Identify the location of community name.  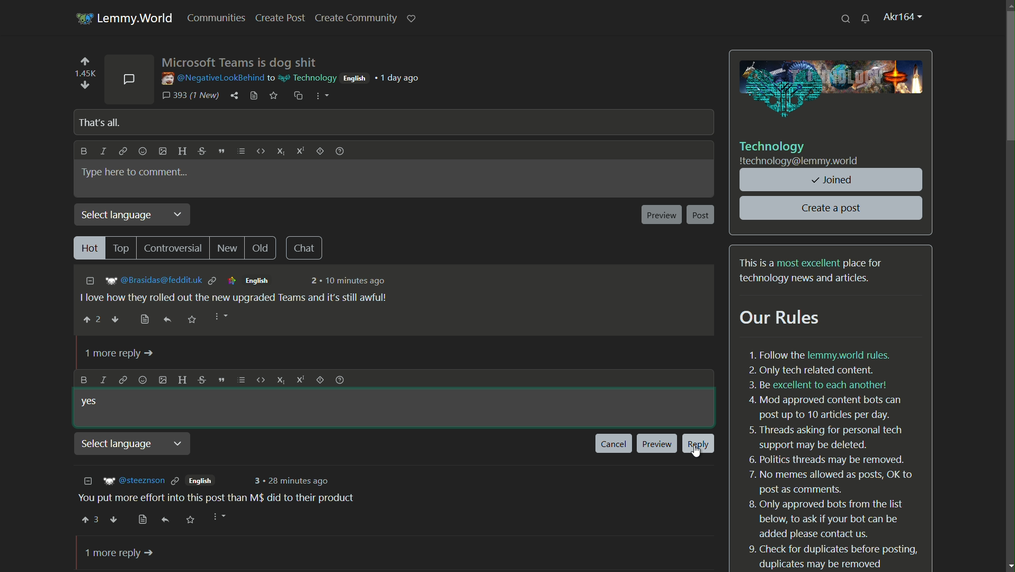
(773, 146).